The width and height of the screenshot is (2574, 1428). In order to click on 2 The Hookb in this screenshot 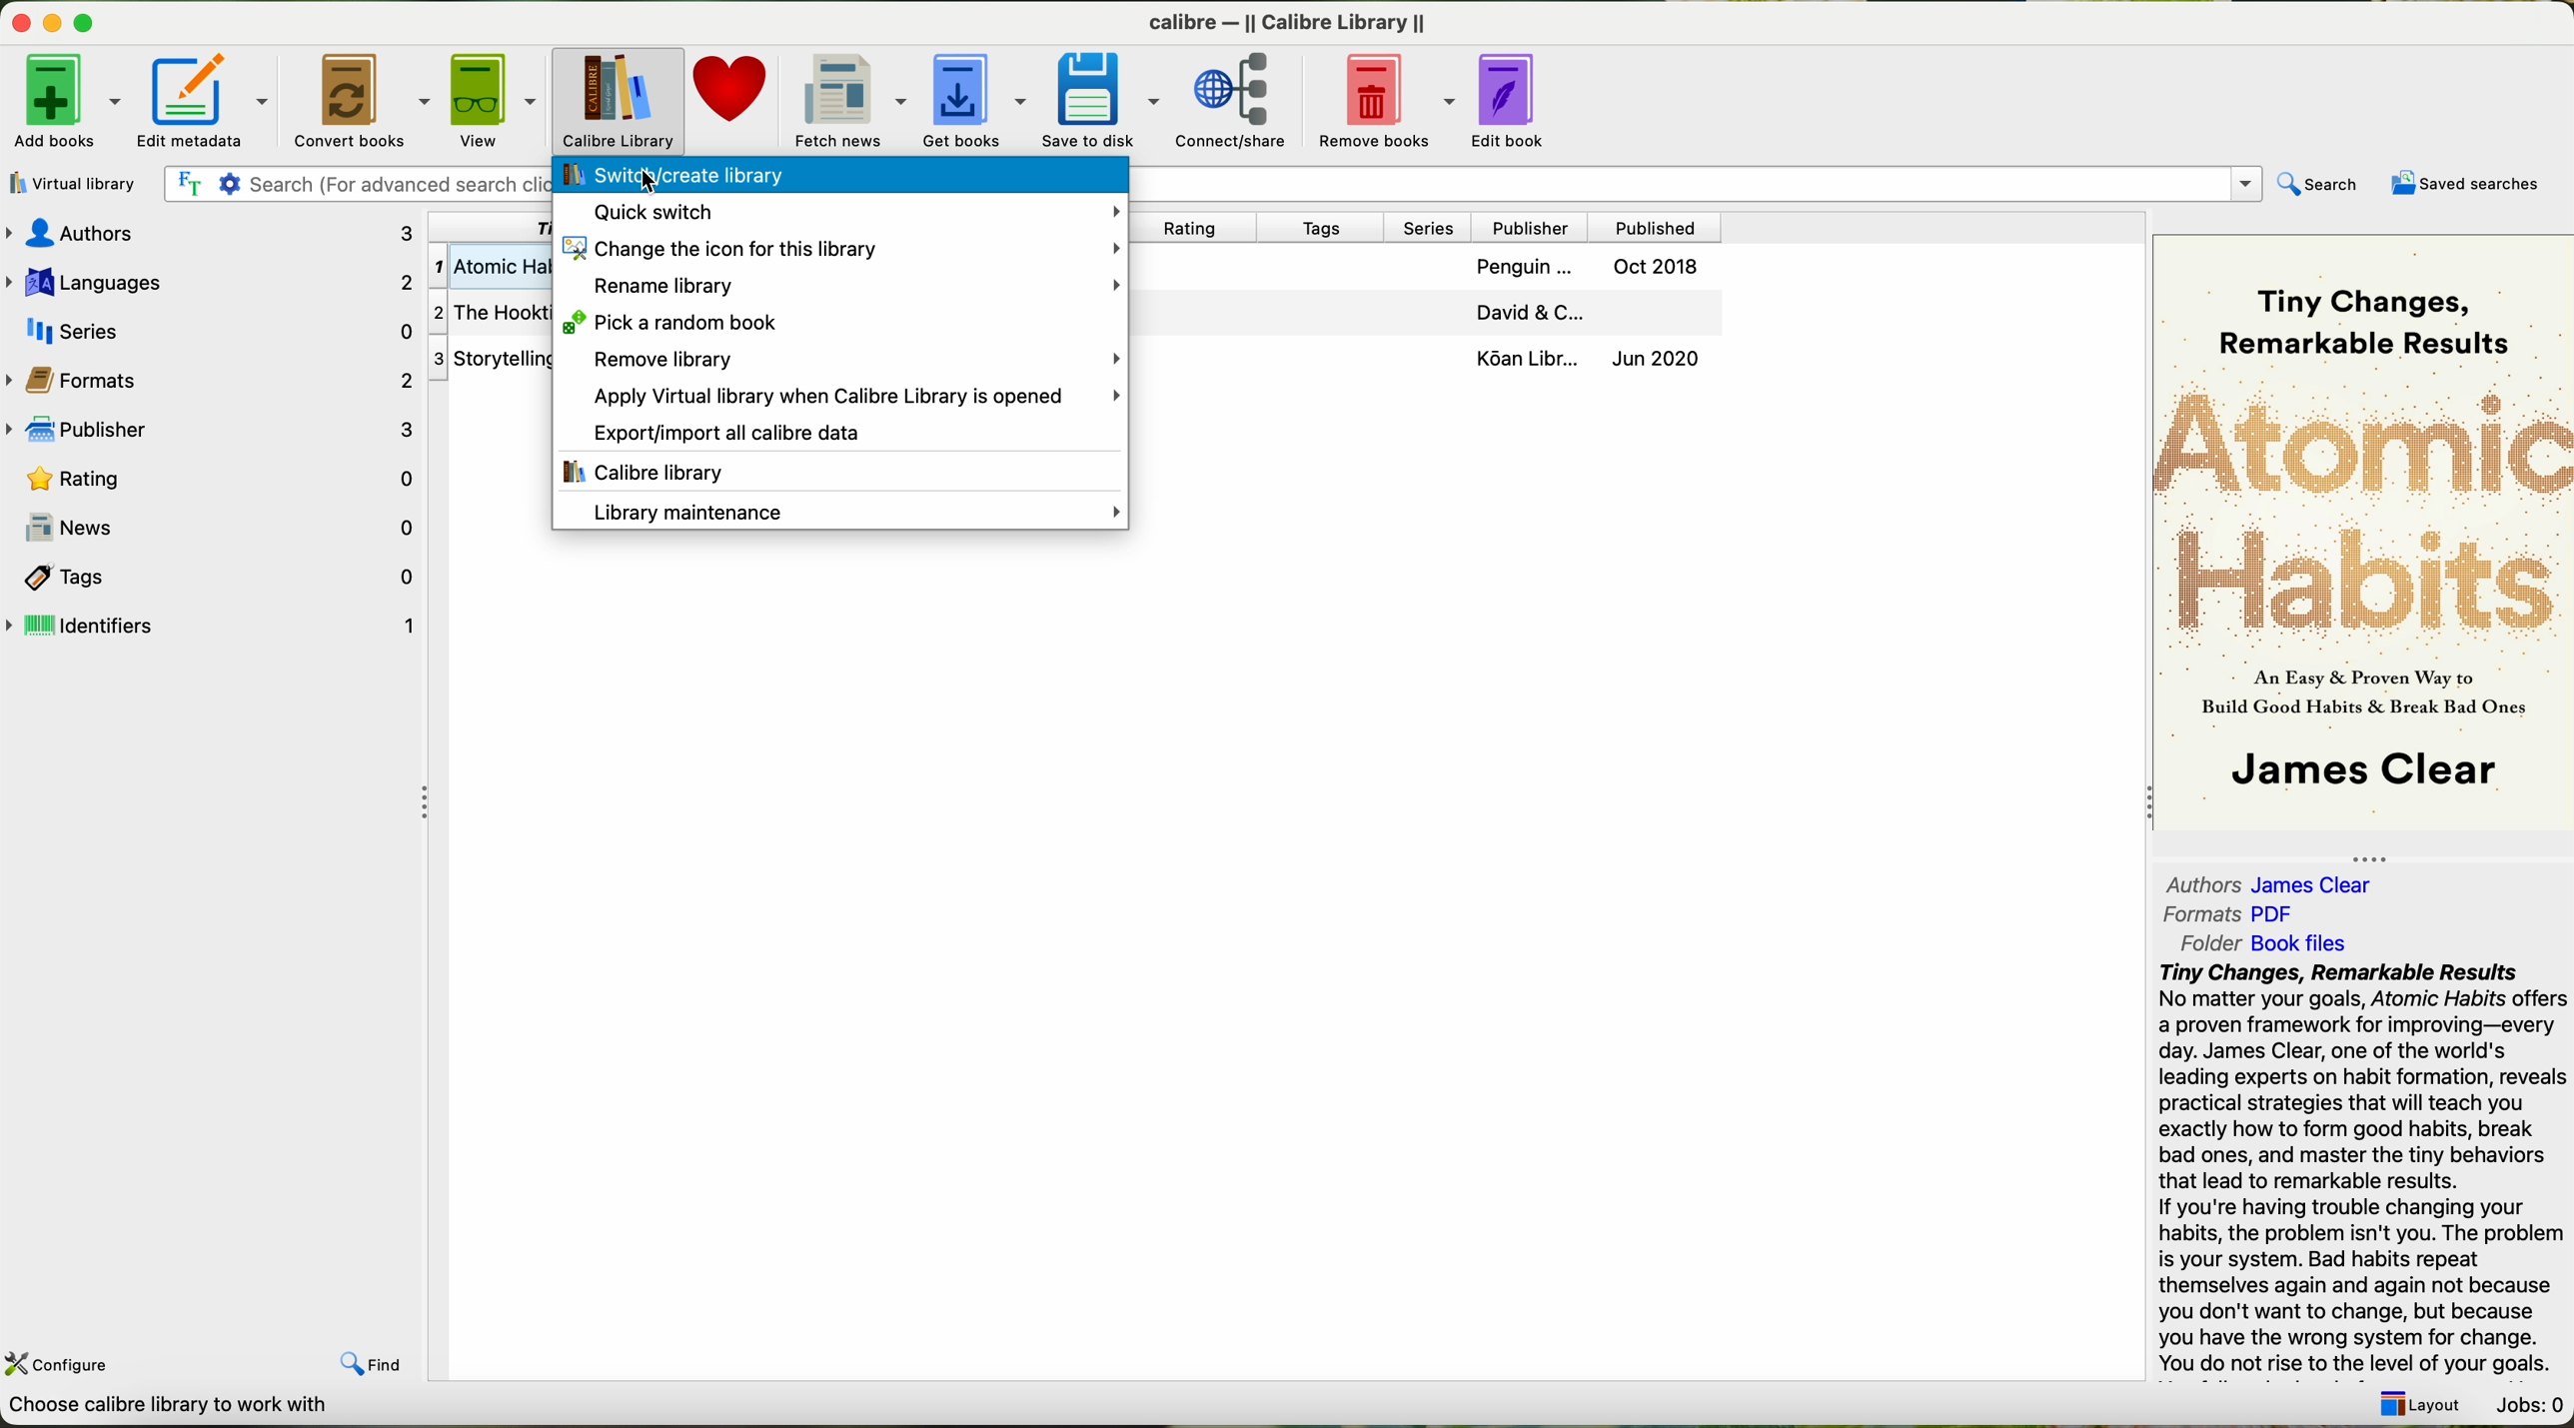, I will do `click(491, 314)`.